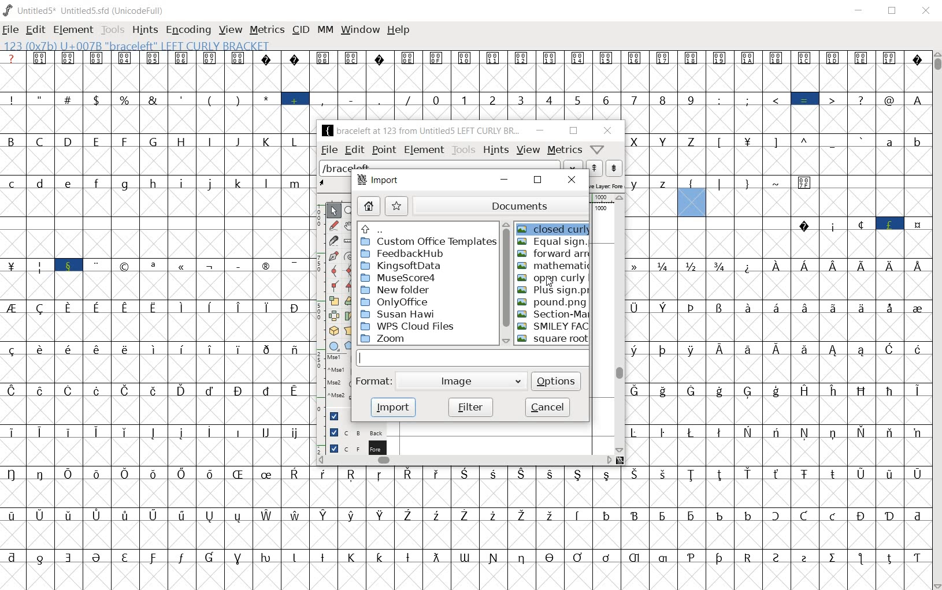  Describe the element at coordinates (333, 332) in the screenshot. I see `rotate the selection in 3D and project back to plane` at that location.